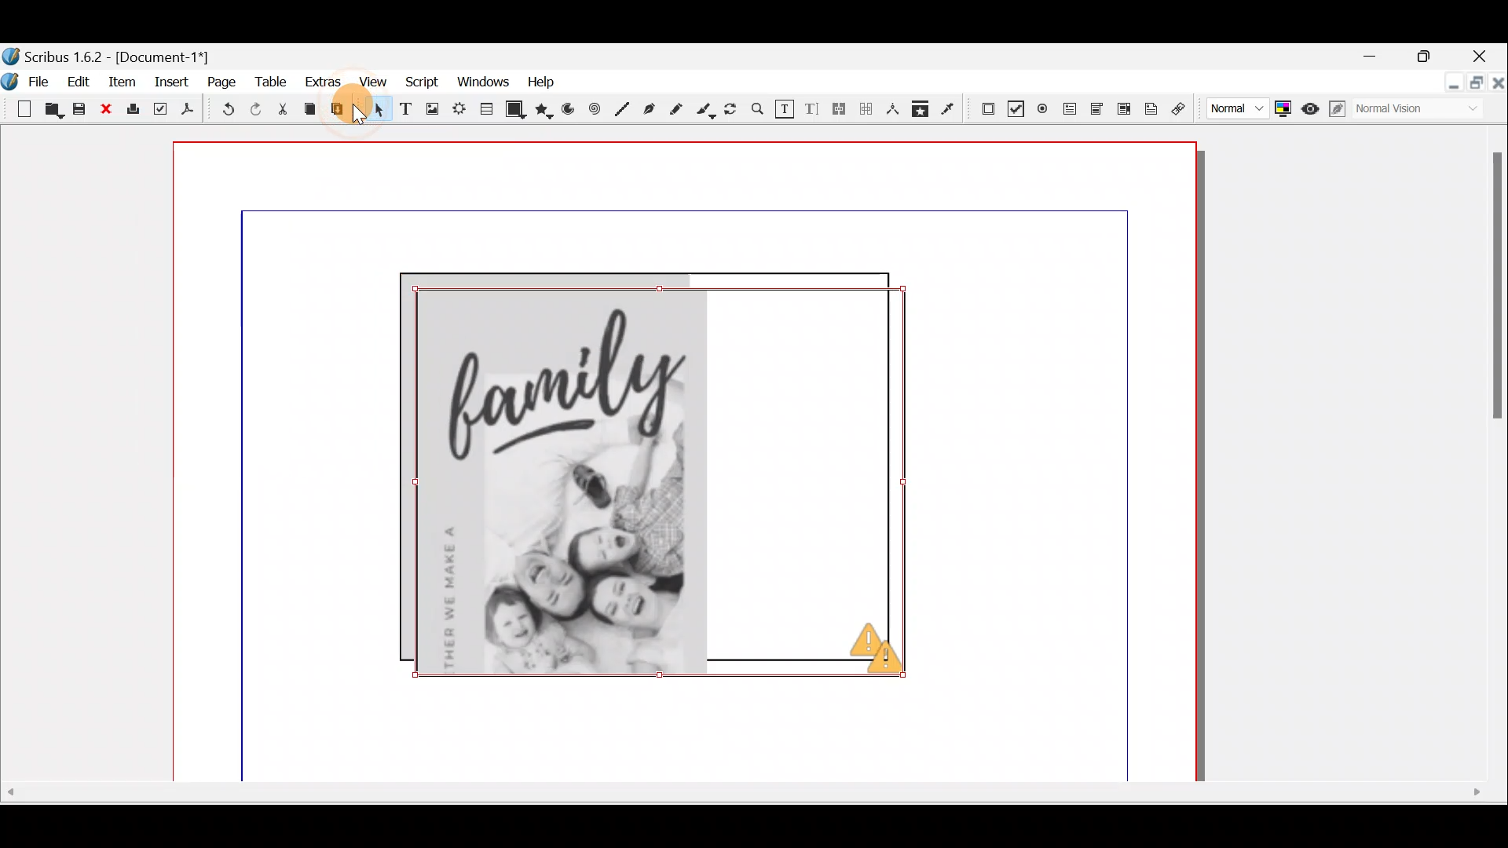  I want to click on Scroll bar, so click(744, 809).